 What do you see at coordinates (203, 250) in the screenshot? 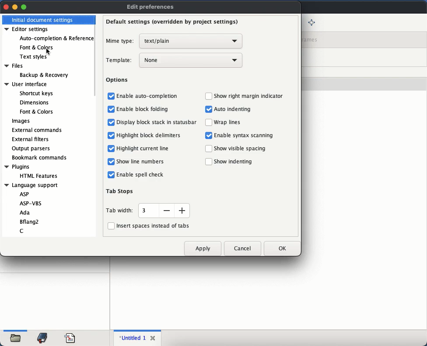
I see `apply` at bounding box center [203, 250].